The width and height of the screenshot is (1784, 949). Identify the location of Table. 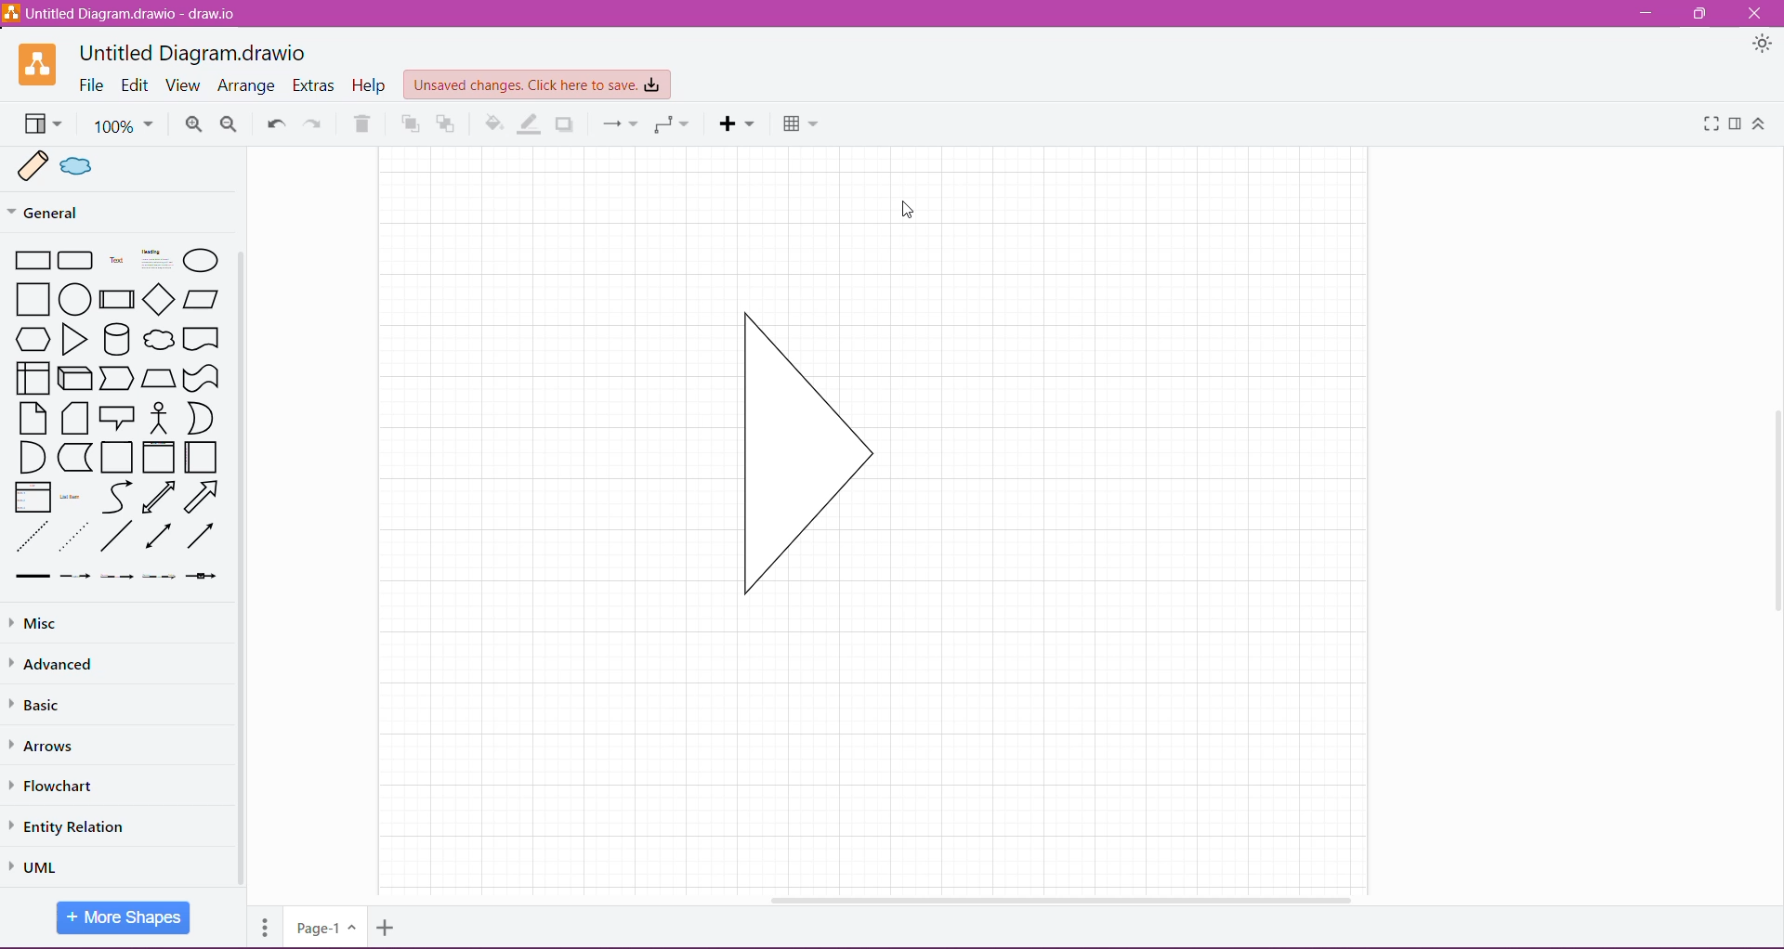
(801, 125).